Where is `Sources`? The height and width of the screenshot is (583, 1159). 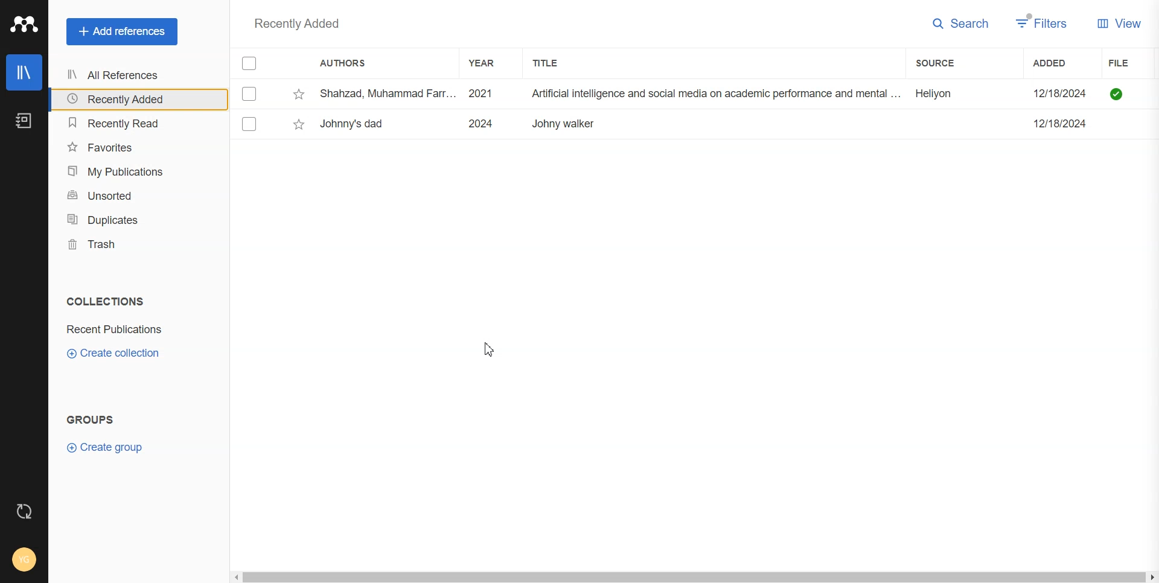 Sources is located at coordinates (949, 63).